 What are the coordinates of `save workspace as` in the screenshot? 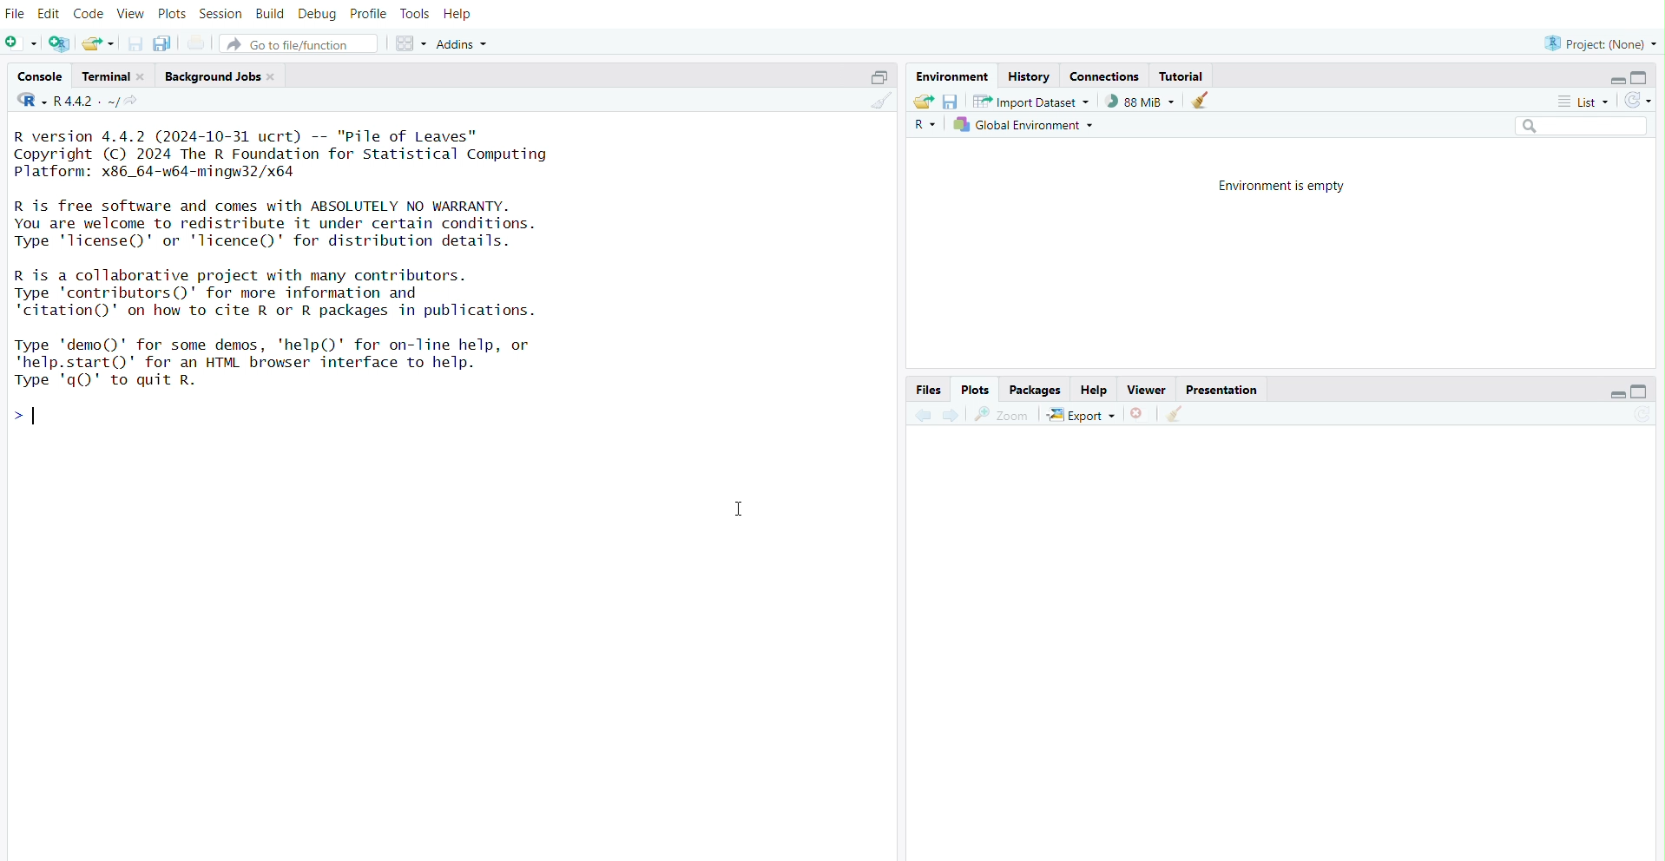 It's located at (951, 102).